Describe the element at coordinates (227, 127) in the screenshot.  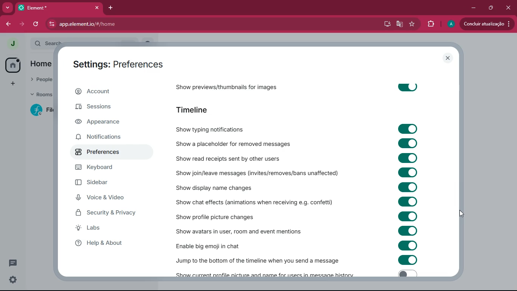
I see `show typing notifications` at that location.